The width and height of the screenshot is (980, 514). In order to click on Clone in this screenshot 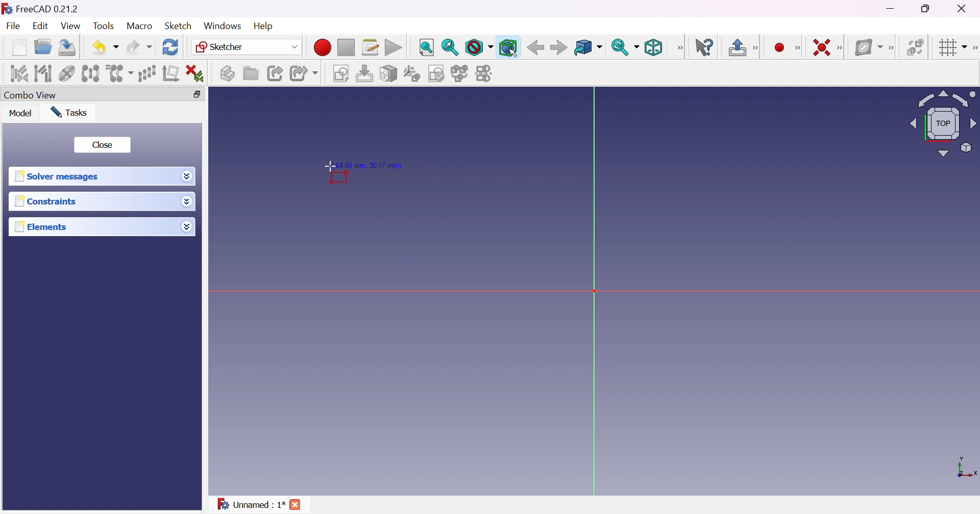, I will do `click(119, 73)`.